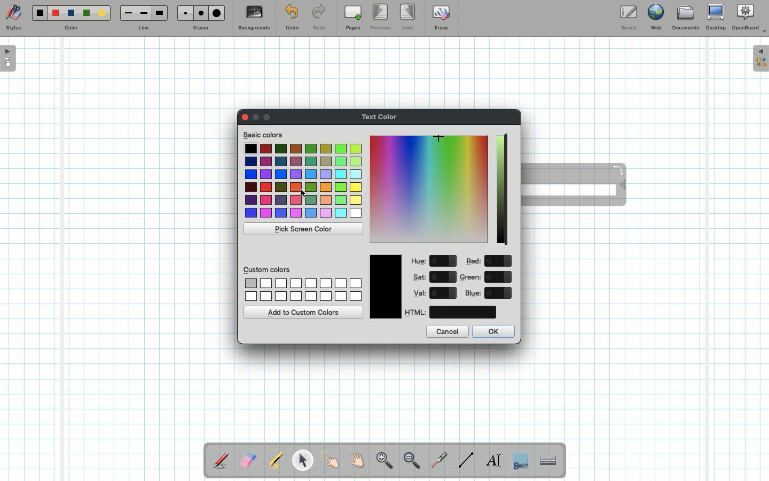 Image resolution: width=769 pixels, height=481 pixels. I want to click on Blue, so click(72, 13).